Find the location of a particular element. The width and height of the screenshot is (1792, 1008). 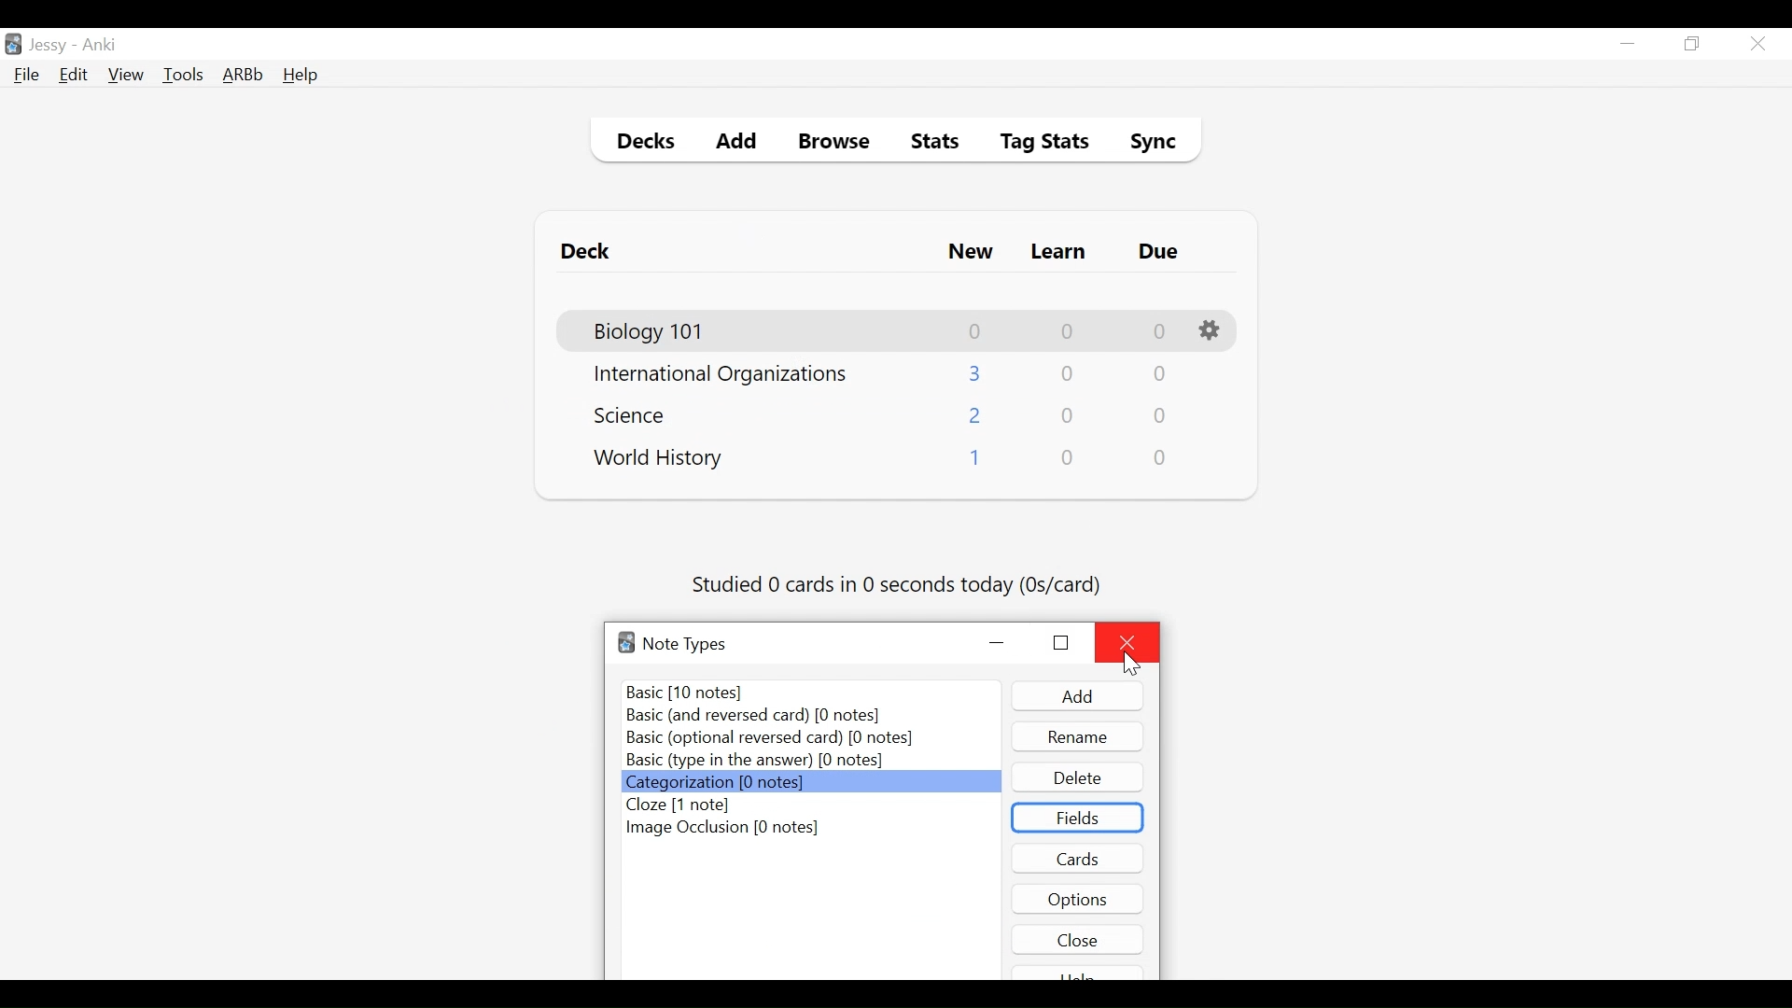

Restore is located at coordinates (1693, 45).